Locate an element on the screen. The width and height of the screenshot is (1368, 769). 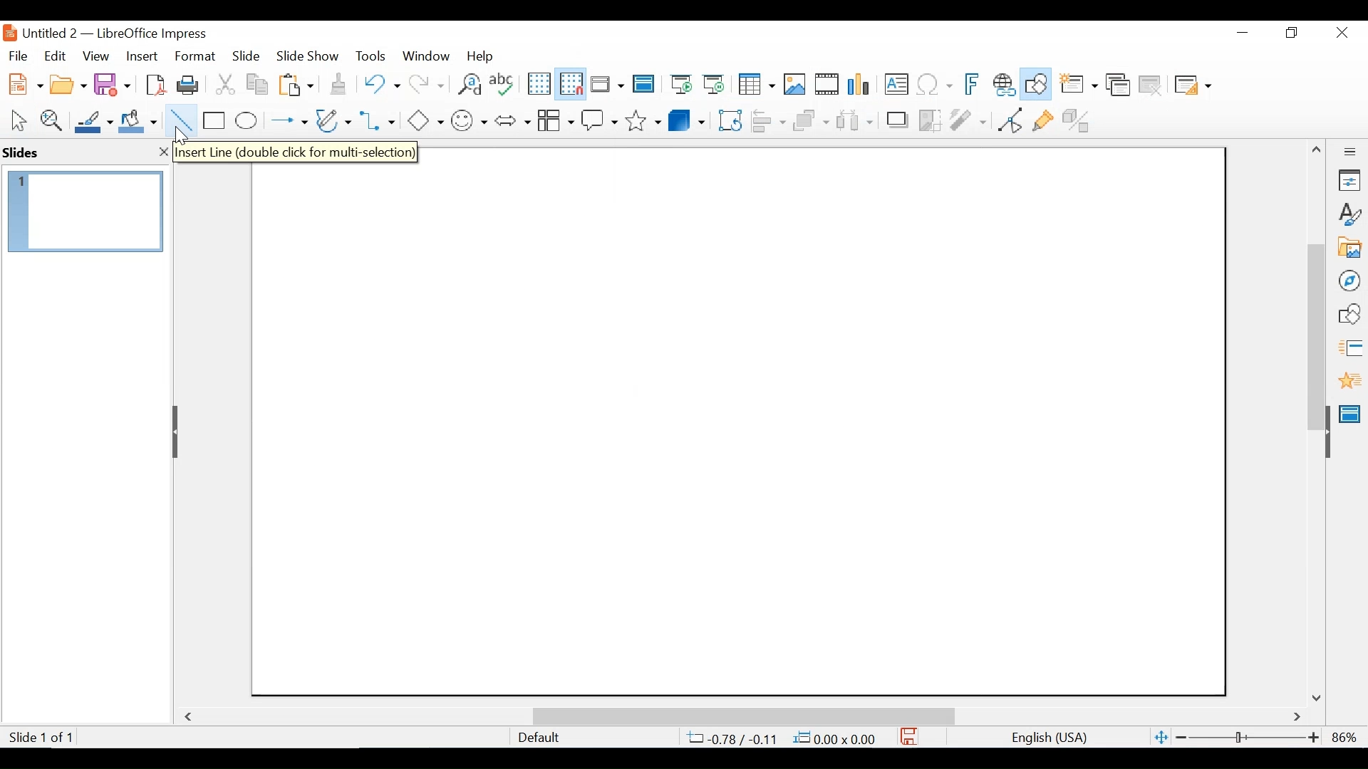
Tools is located at coordinates (370, 56).